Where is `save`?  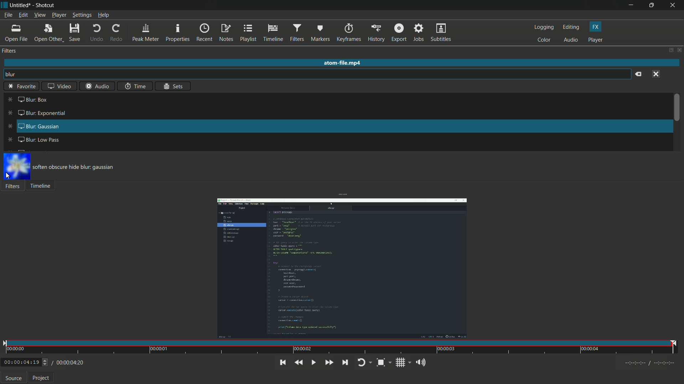
save is located at coordinates (76, 33).